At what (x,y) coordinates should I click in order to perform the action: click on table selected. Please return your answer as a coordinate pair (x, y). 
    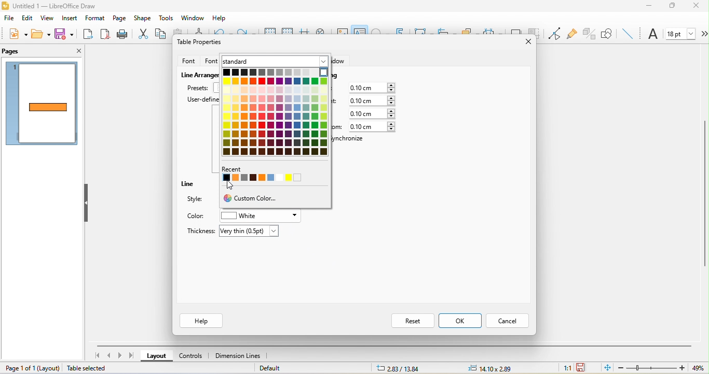
    Looking at the image, I should click on (88, 369).